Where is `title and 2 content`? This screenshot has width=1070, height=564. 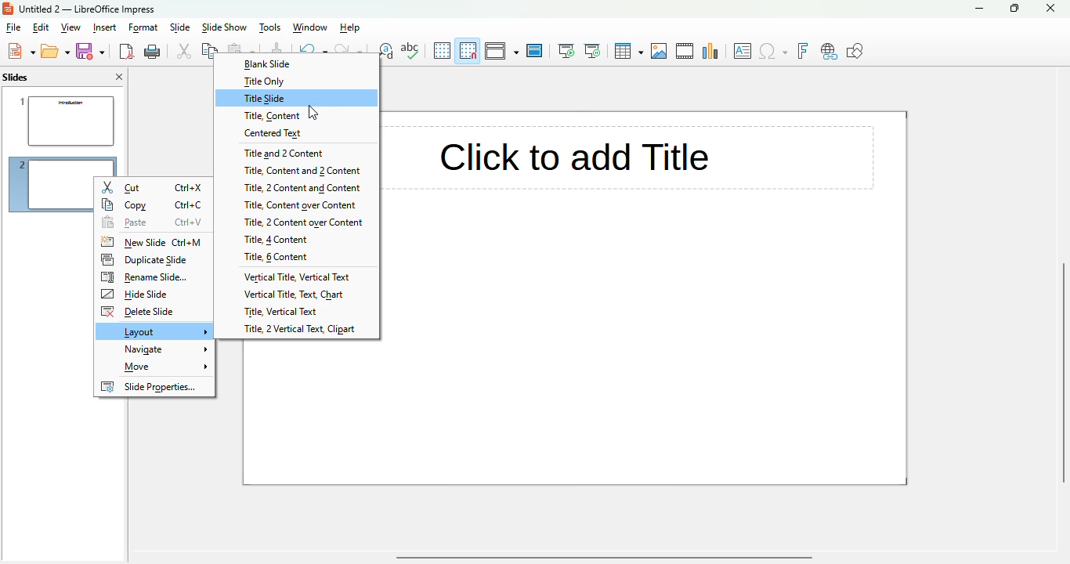 title and 2 content is located at coordinates (298, 151).